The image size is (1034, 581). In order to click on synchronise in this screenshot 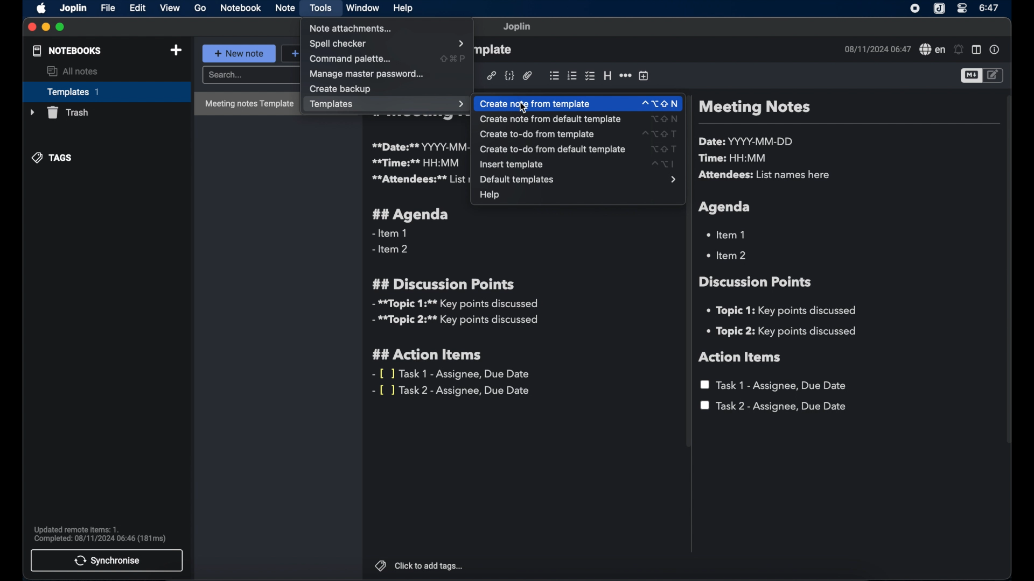, I will do `click(108, 561)`.